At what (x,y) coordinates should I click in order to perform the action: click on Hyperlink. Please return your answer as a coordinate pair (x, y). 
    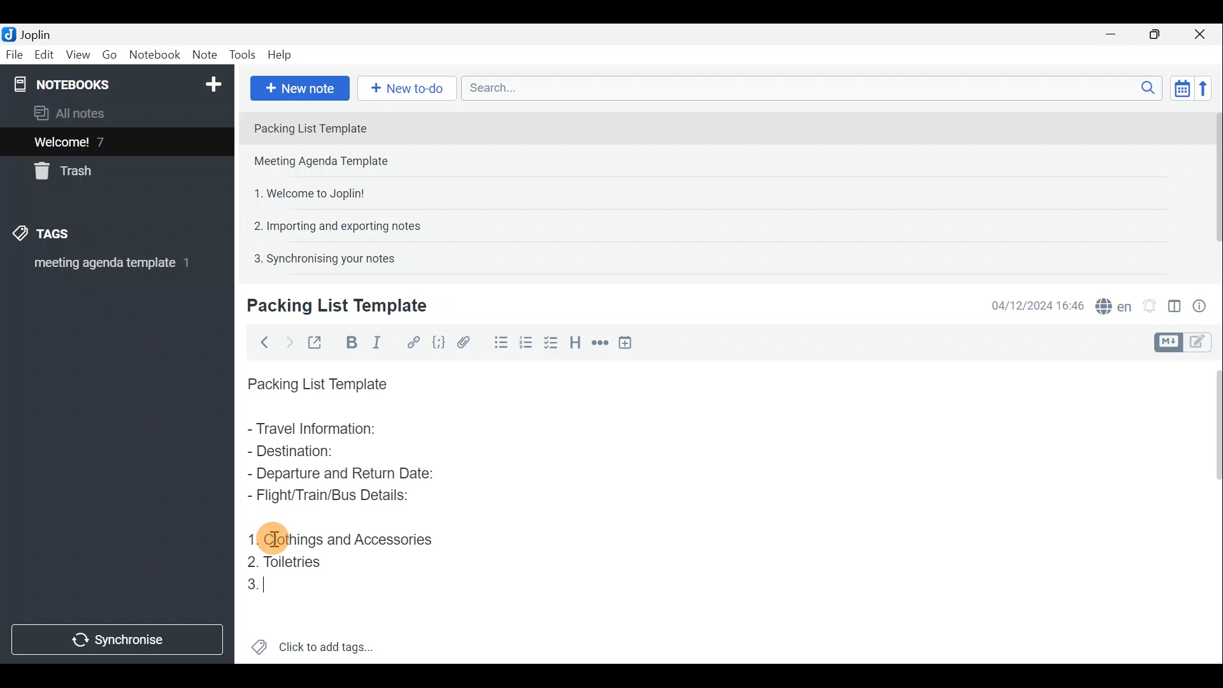
    Looking at the image, I should click on (411, 341).